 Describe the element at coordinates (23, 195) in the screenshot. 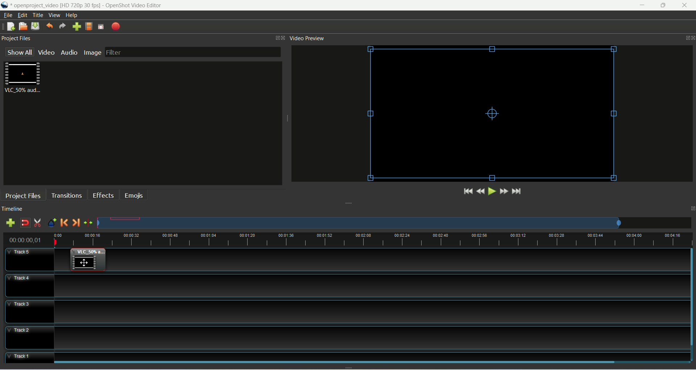

I see `project files` at that location.